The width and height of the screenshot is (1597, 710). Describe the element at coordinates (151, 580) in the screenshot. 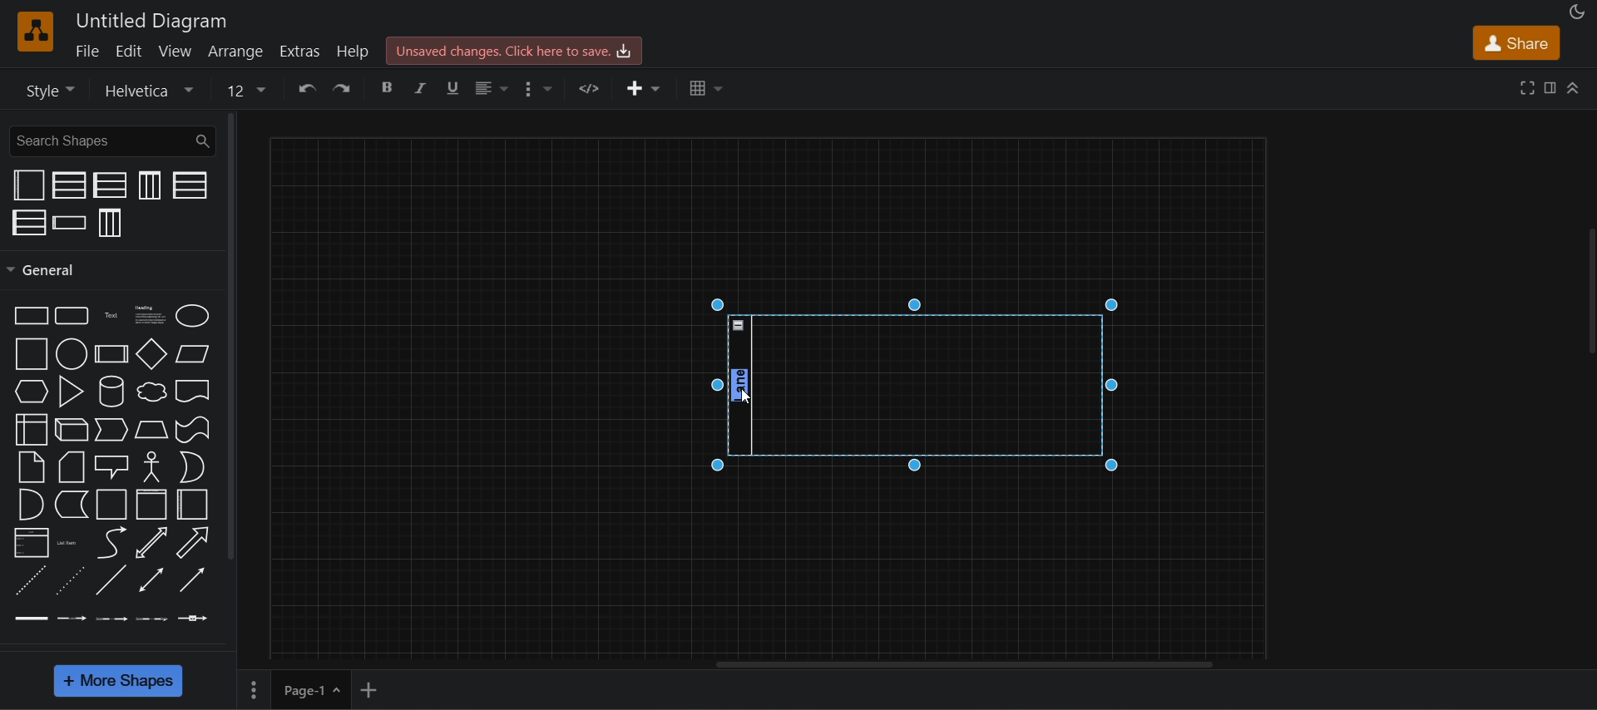

I see `bidirectional connector` at that location.